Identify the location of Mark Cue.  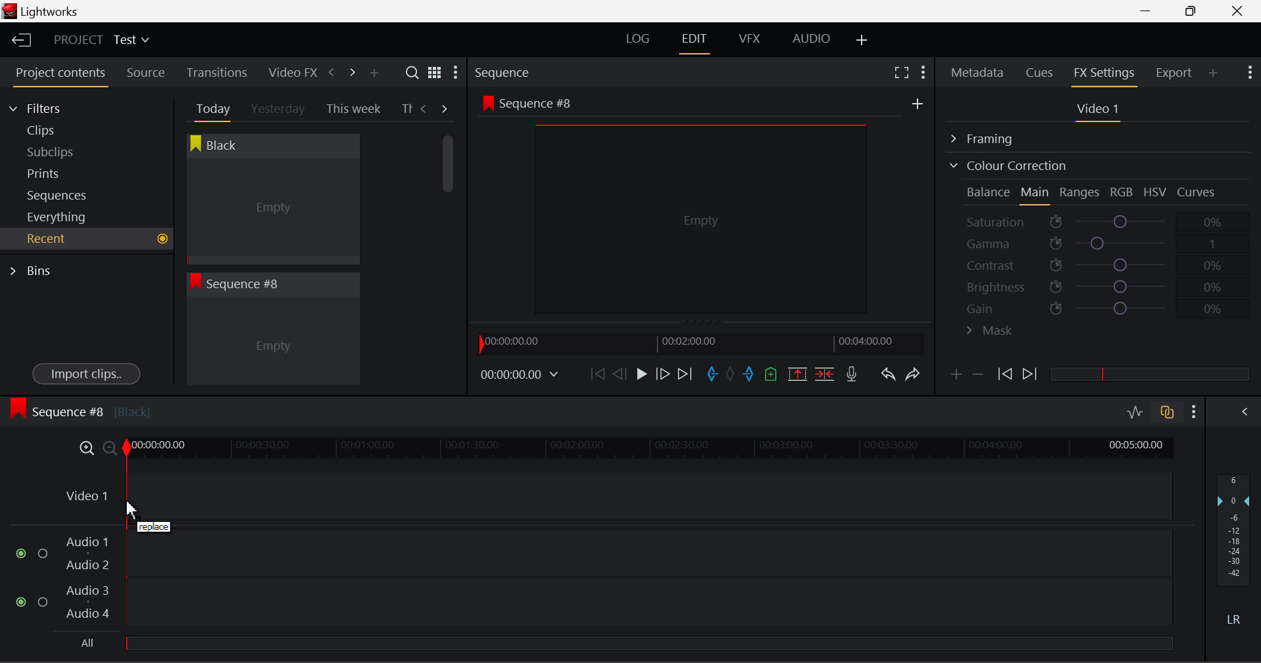
(770, 375).